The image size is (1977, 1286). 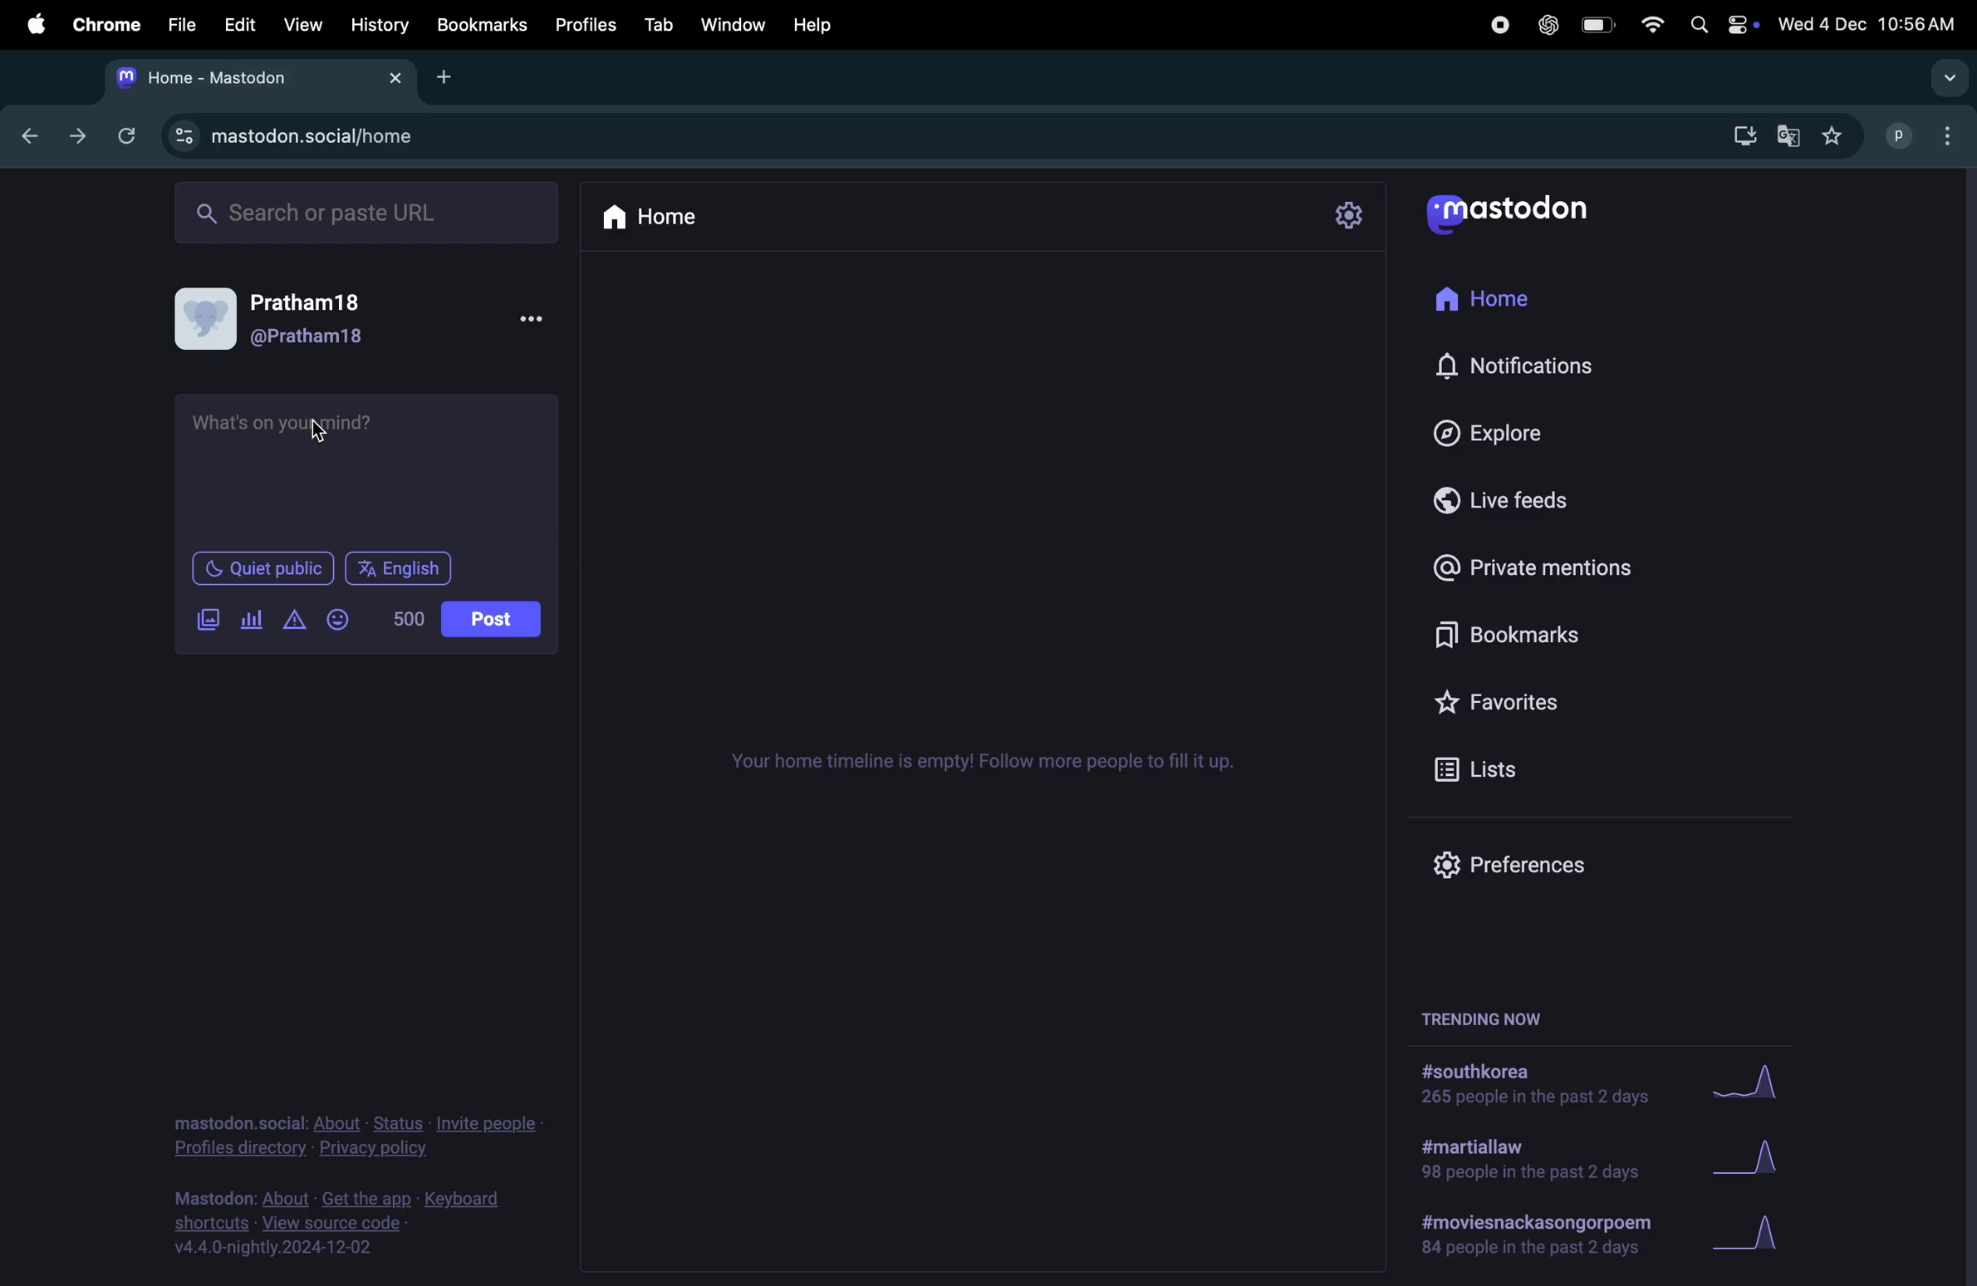 I want to click on date and time, so click(x=1869, y=21).